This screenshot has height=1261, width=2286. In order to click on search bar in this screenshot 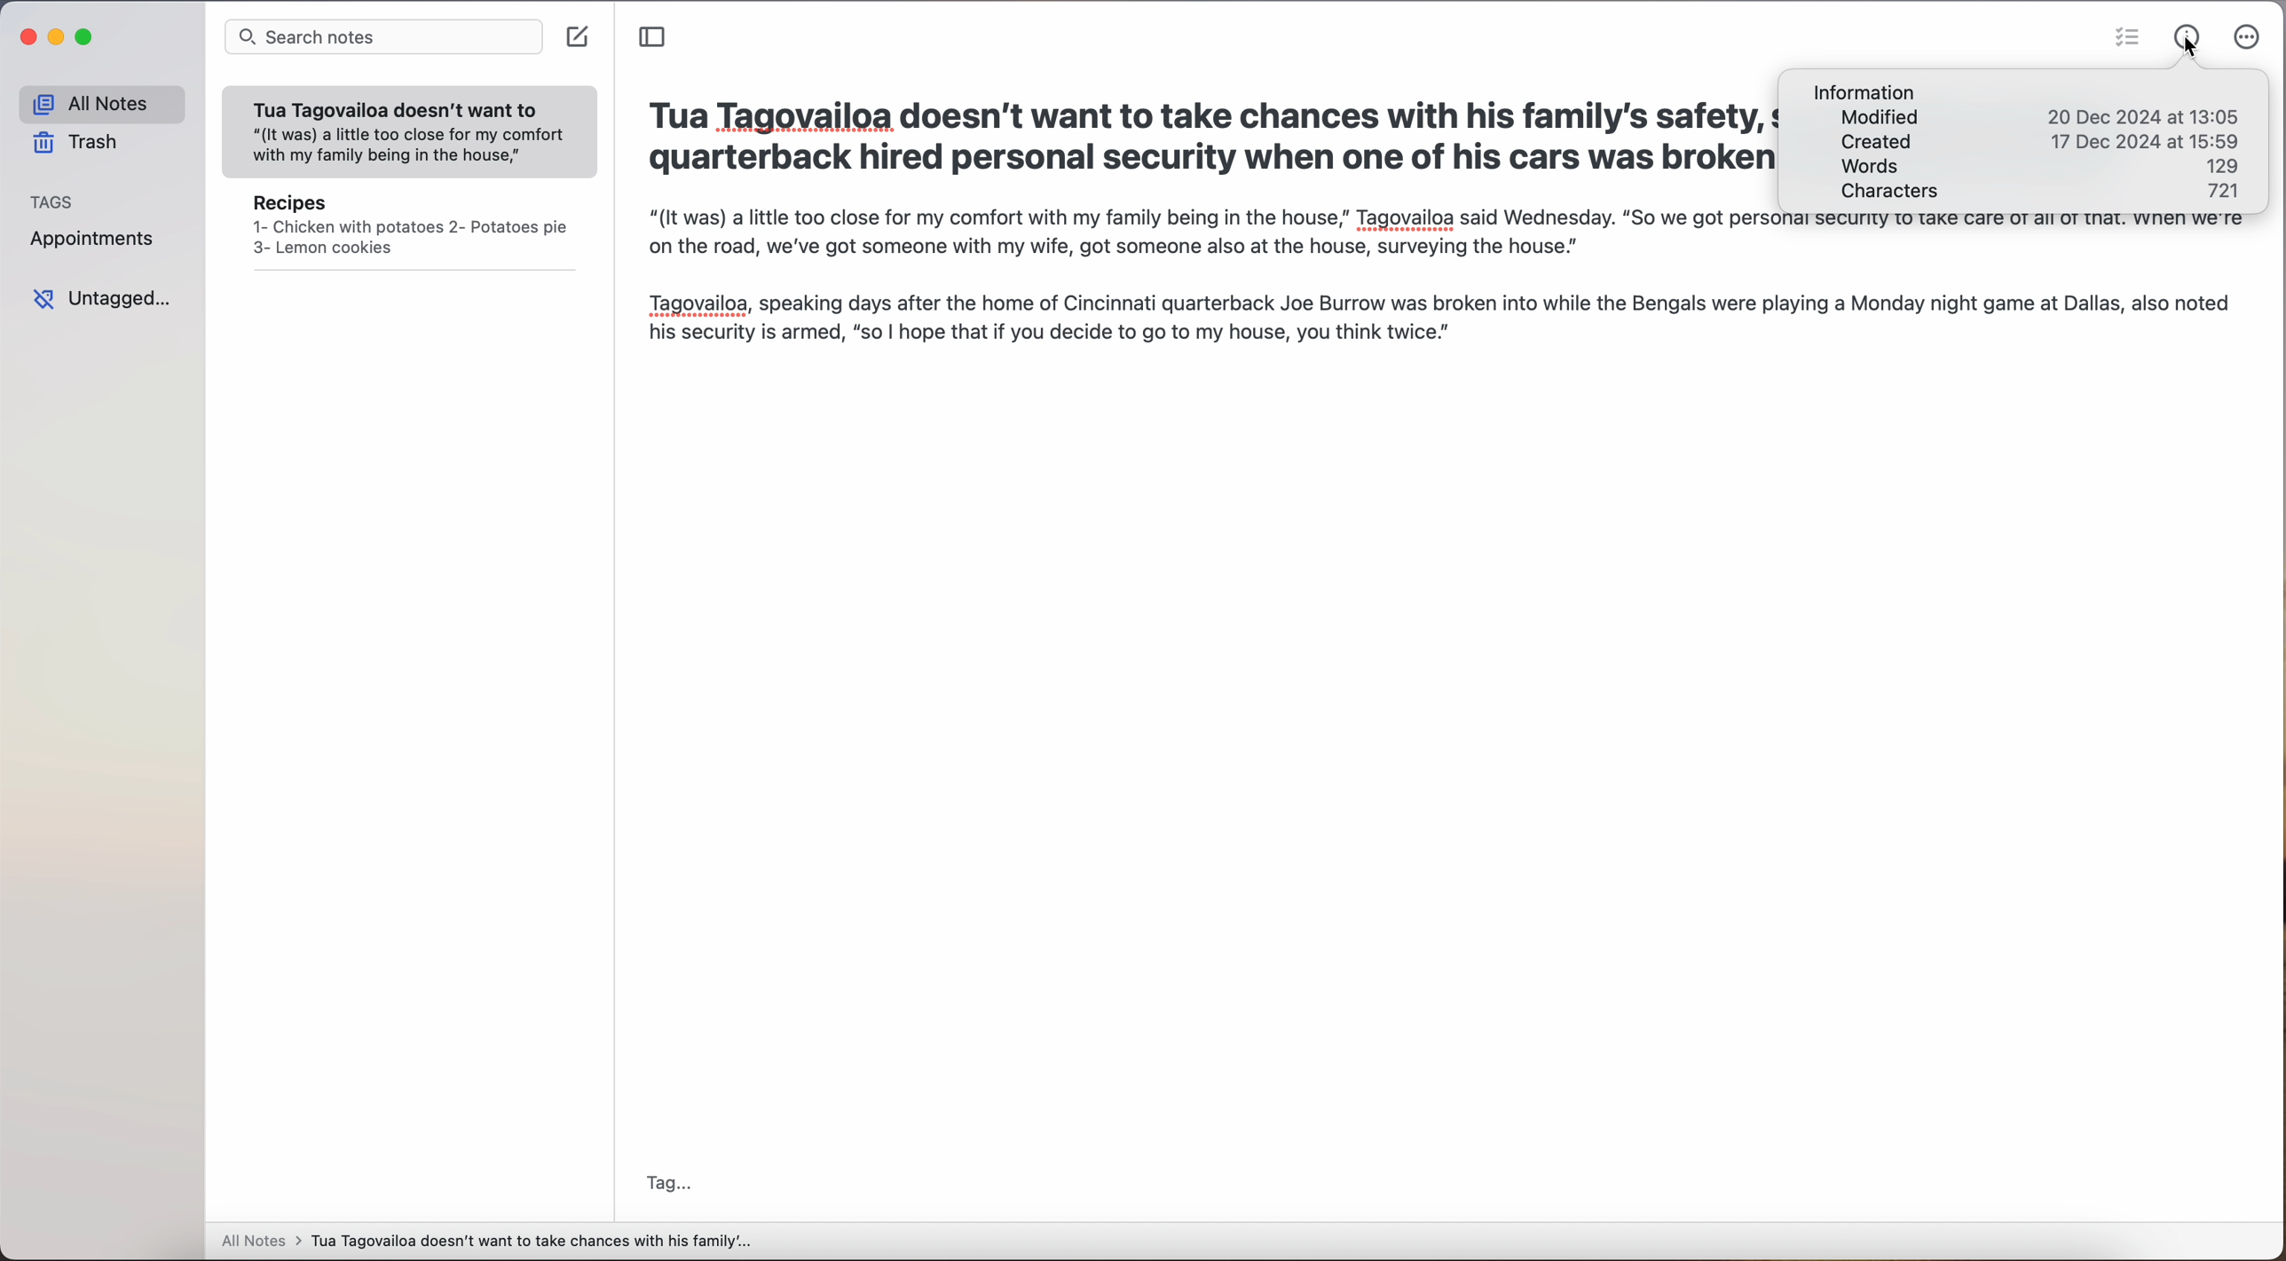, I will do `click(382, 40)`.